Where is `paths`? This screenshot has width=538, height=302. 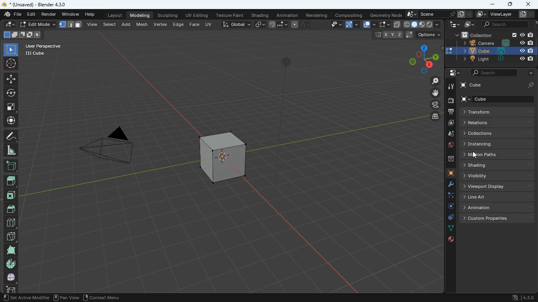
paths is located at coordinates (498, 154).